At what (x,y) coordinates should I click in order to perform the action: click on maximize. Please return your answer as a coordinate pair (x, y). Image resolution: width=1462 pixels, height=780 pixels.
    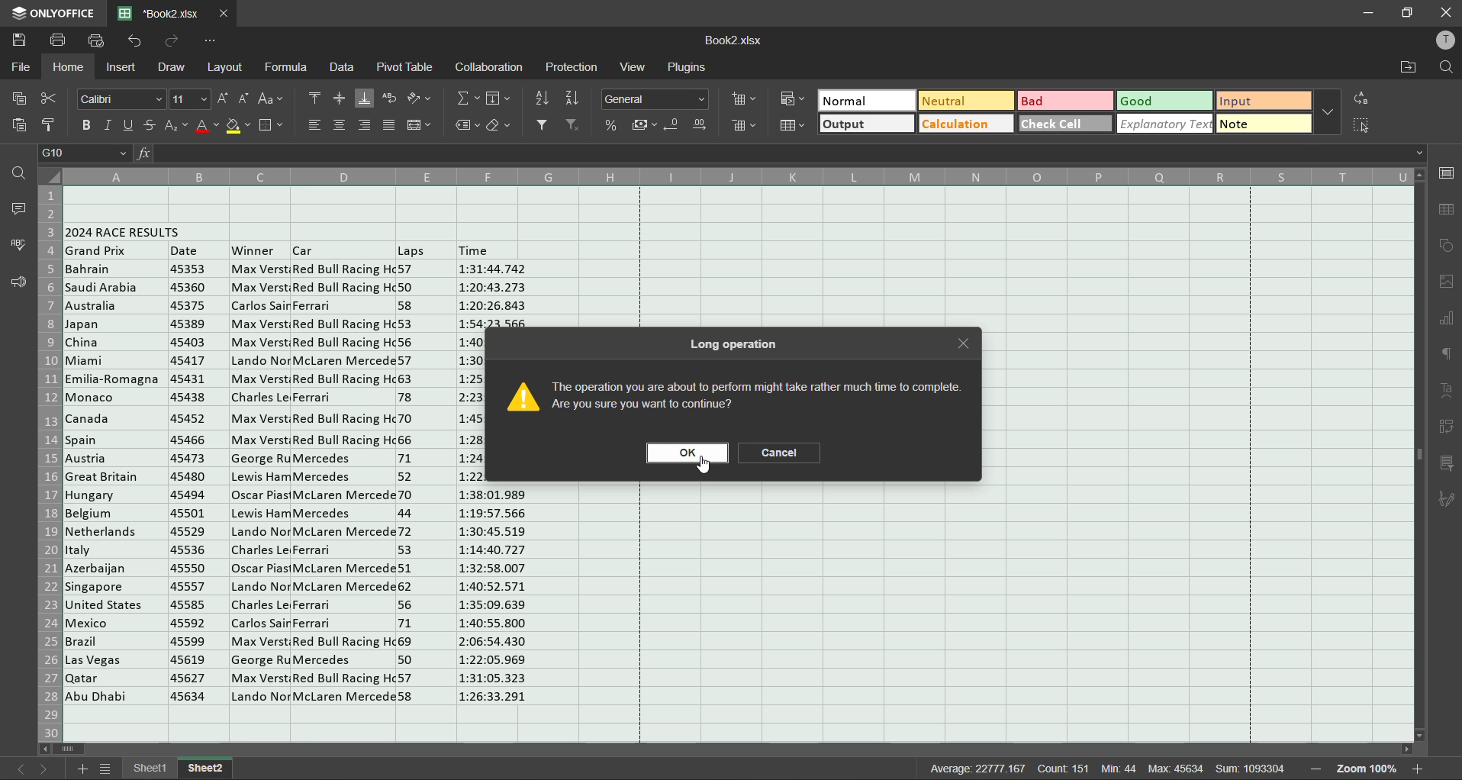
    Looking at the image, I should click on (1410, 11).